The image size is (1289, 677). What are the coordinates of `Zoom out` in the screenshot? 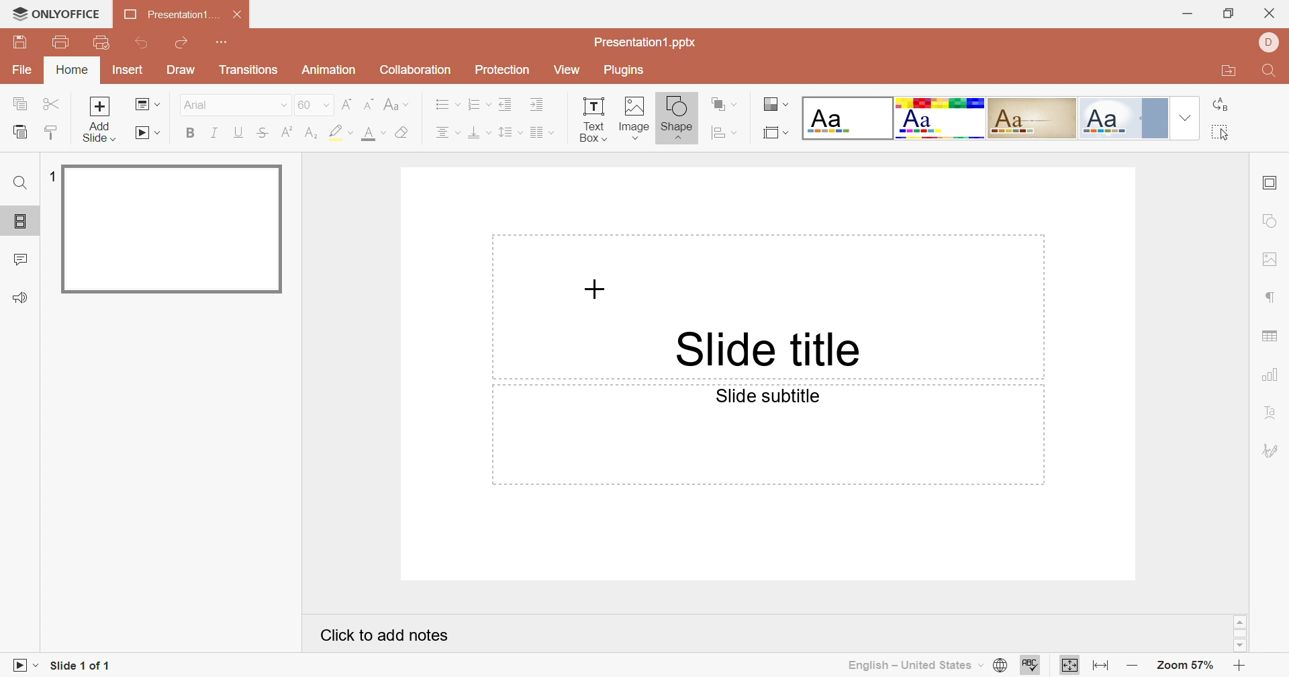 It's located at (1132, 666).